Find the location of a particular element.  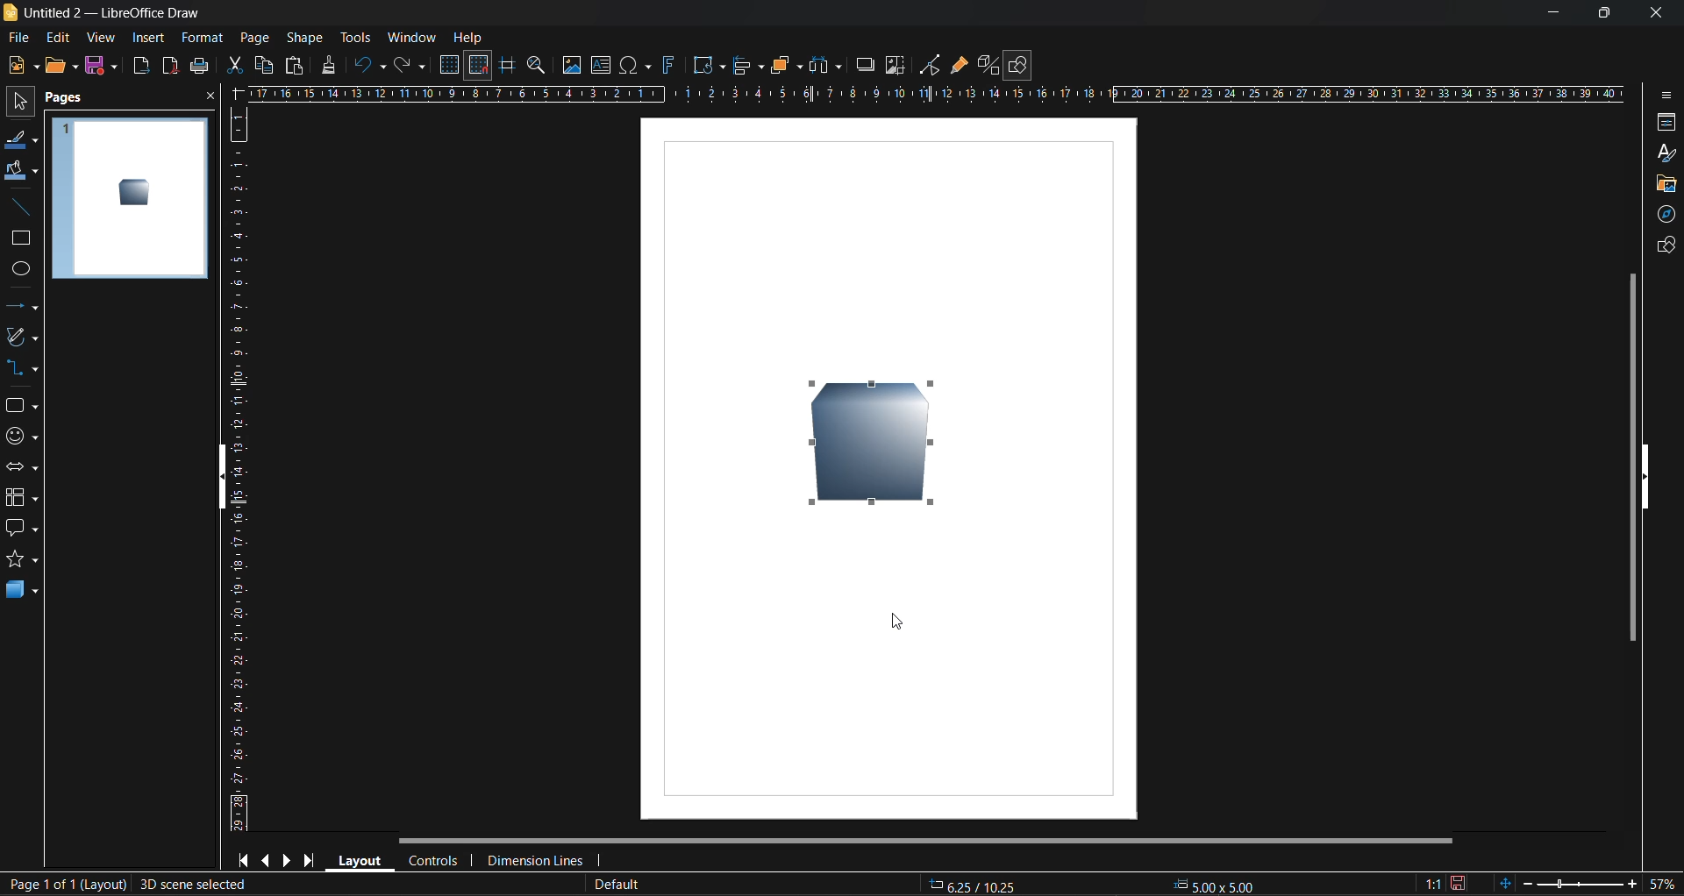

zoom out is located at coordinates (1527, 881).